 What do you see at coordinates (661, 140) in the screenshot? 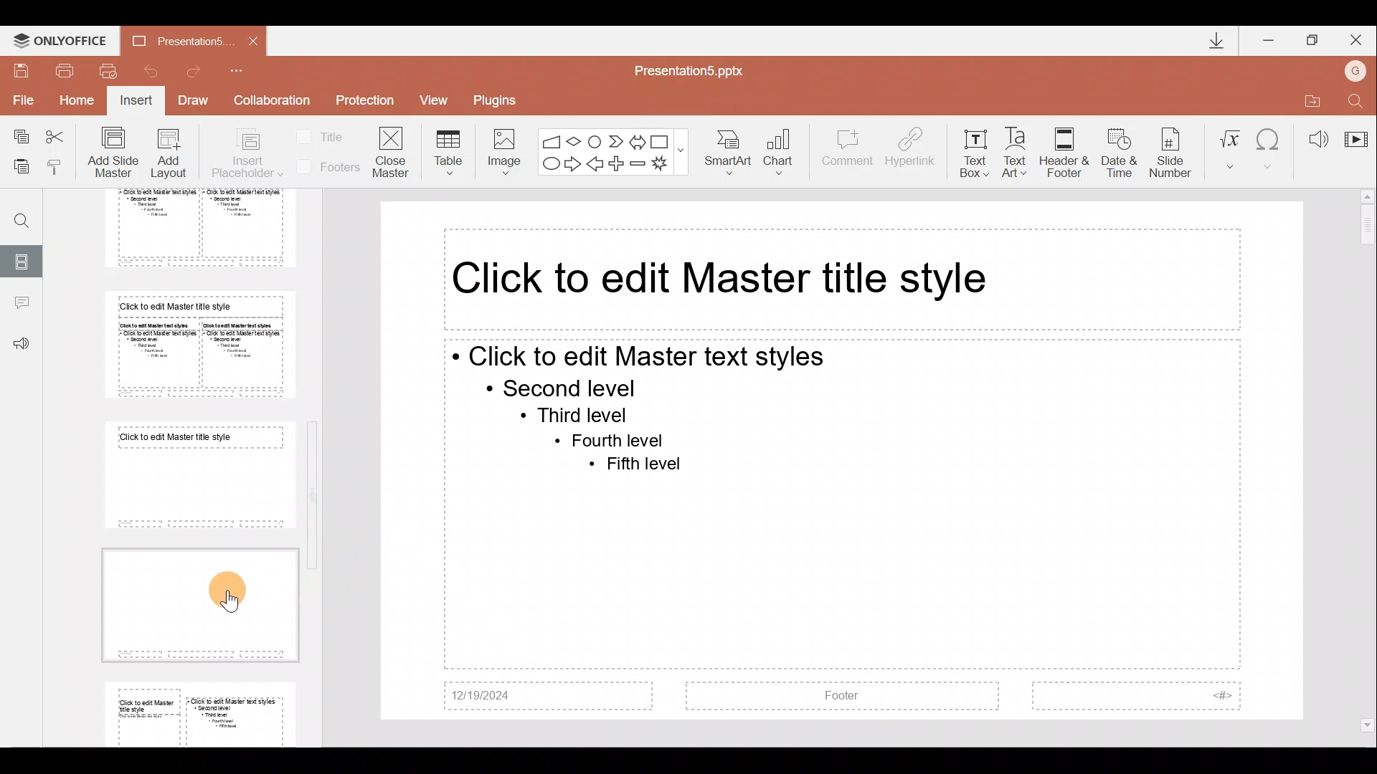
I see `Rectangle` at bounding box center [661, 140].